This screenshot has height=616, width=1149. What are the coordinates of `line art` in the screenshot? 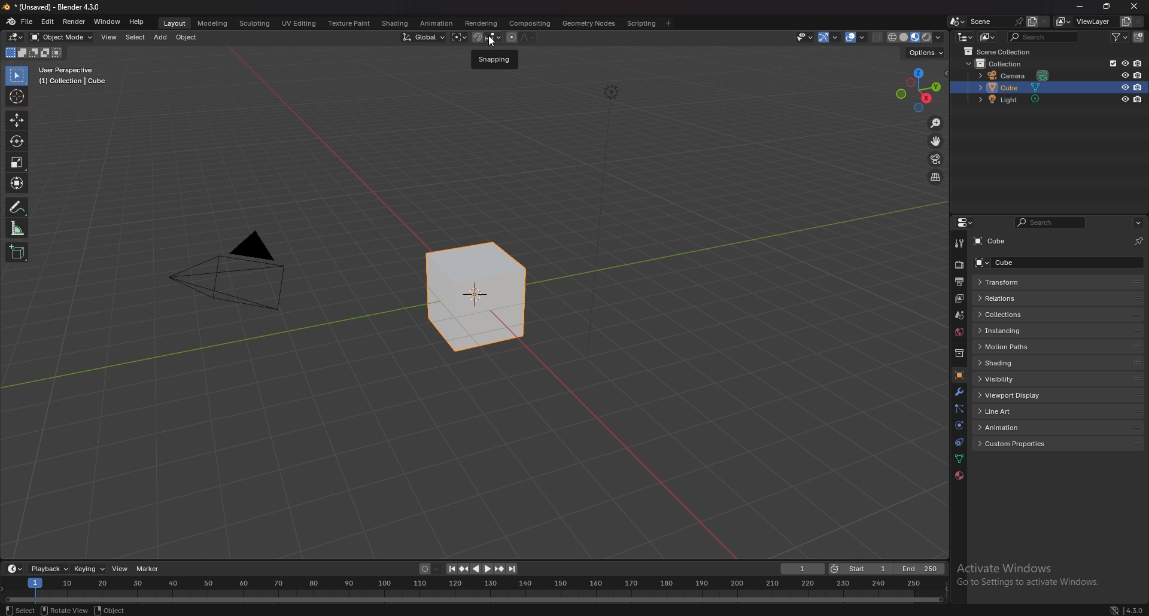 It's located at (1014, 411).